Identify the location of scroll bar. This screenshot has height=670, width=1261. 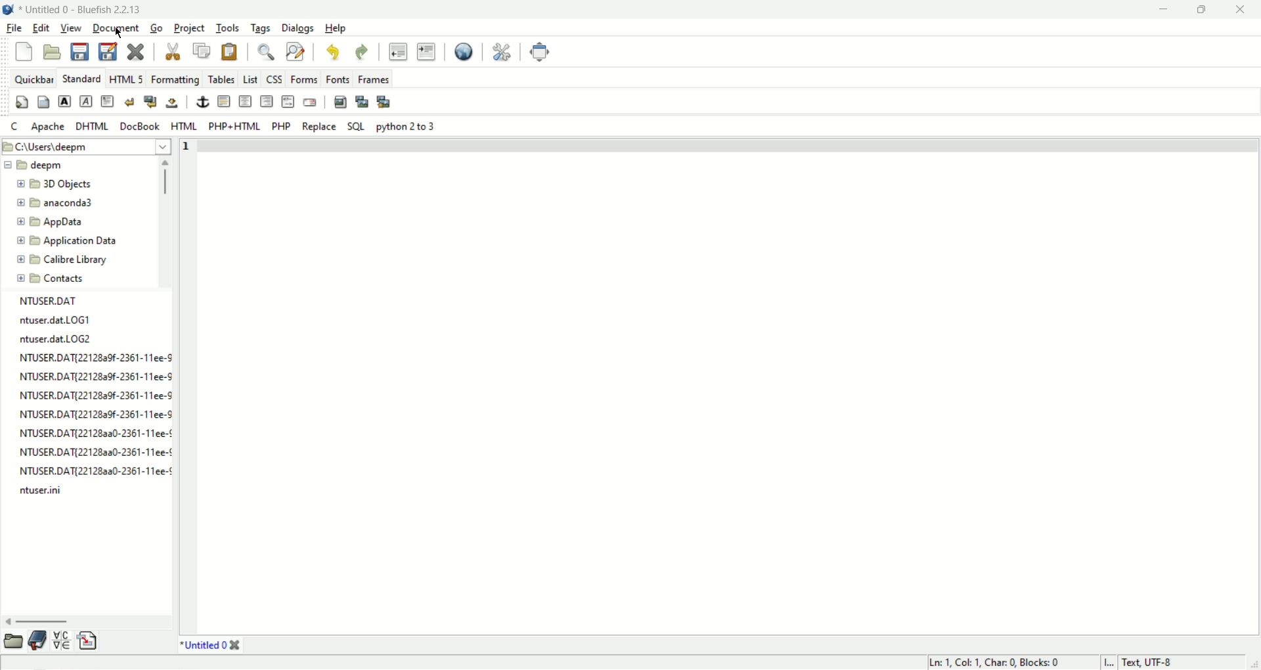
(80, 623).